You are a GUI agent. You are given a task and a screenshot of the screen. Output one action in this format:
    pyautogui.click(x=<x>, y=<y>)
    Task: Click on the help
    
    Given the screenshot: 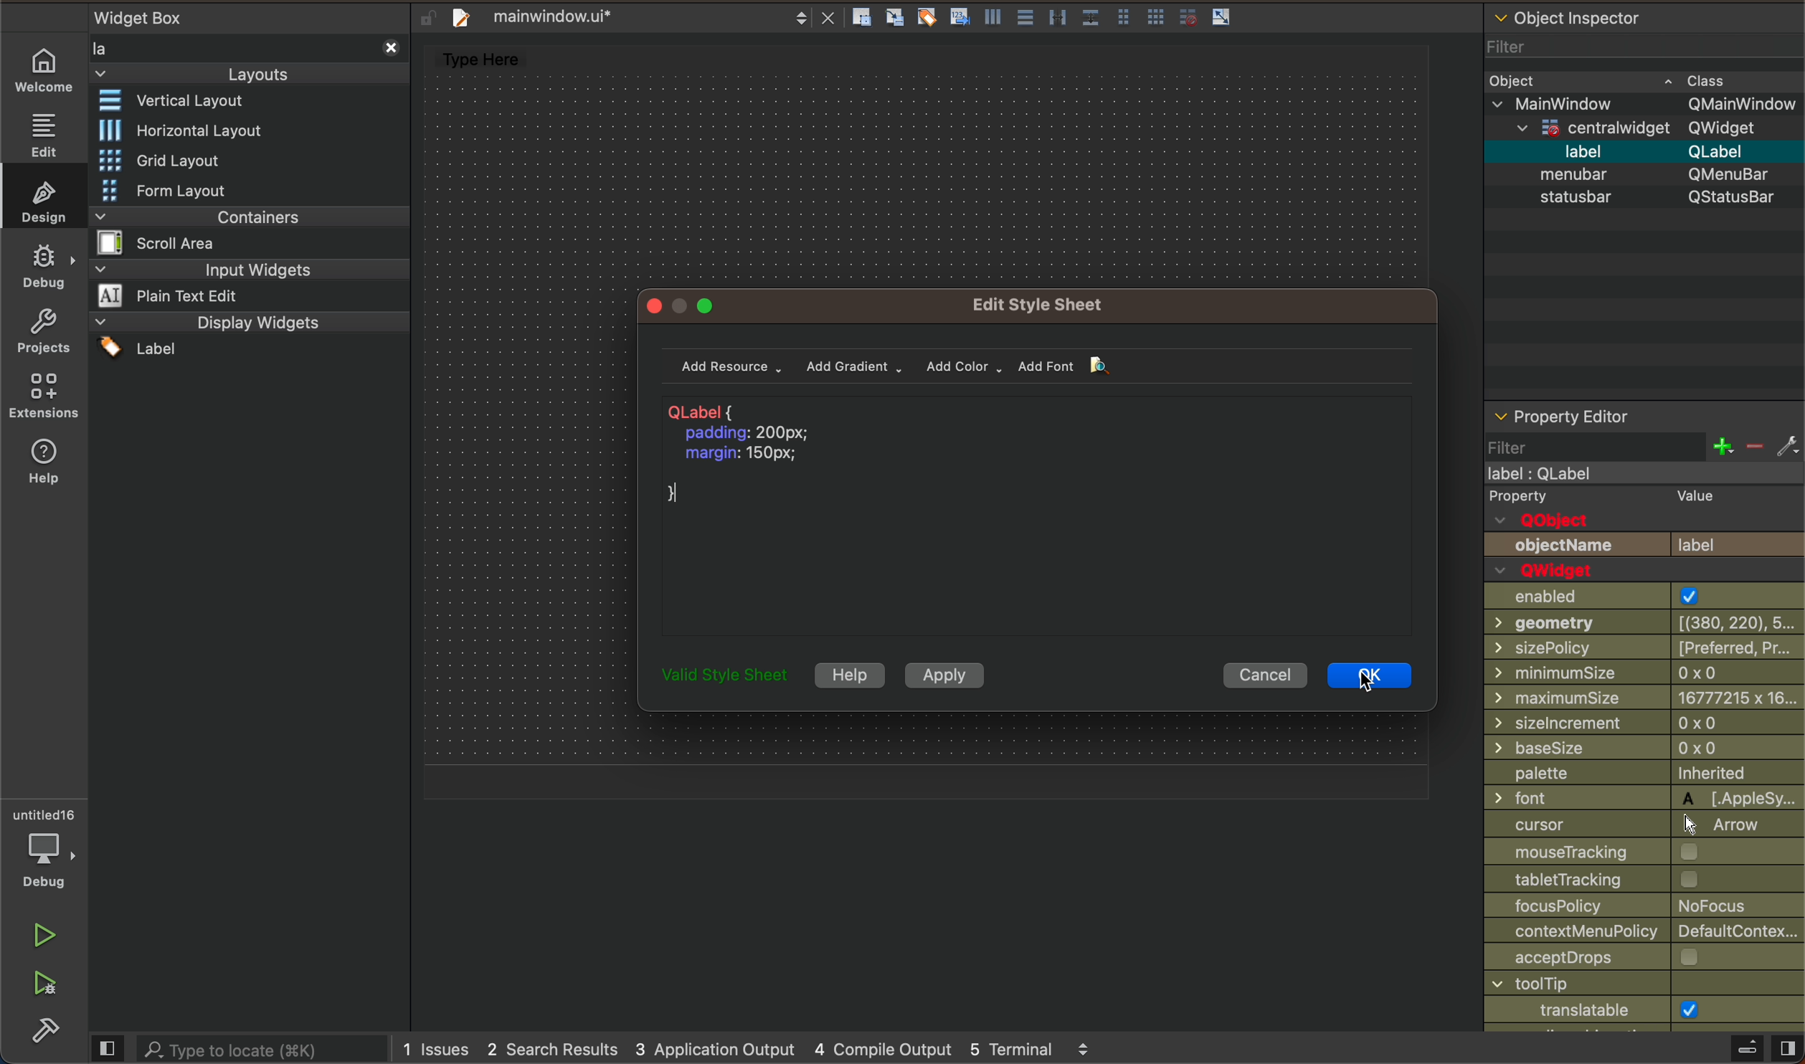 What is the action you would take?
    pyautogui.click(x=849, y=674)
    